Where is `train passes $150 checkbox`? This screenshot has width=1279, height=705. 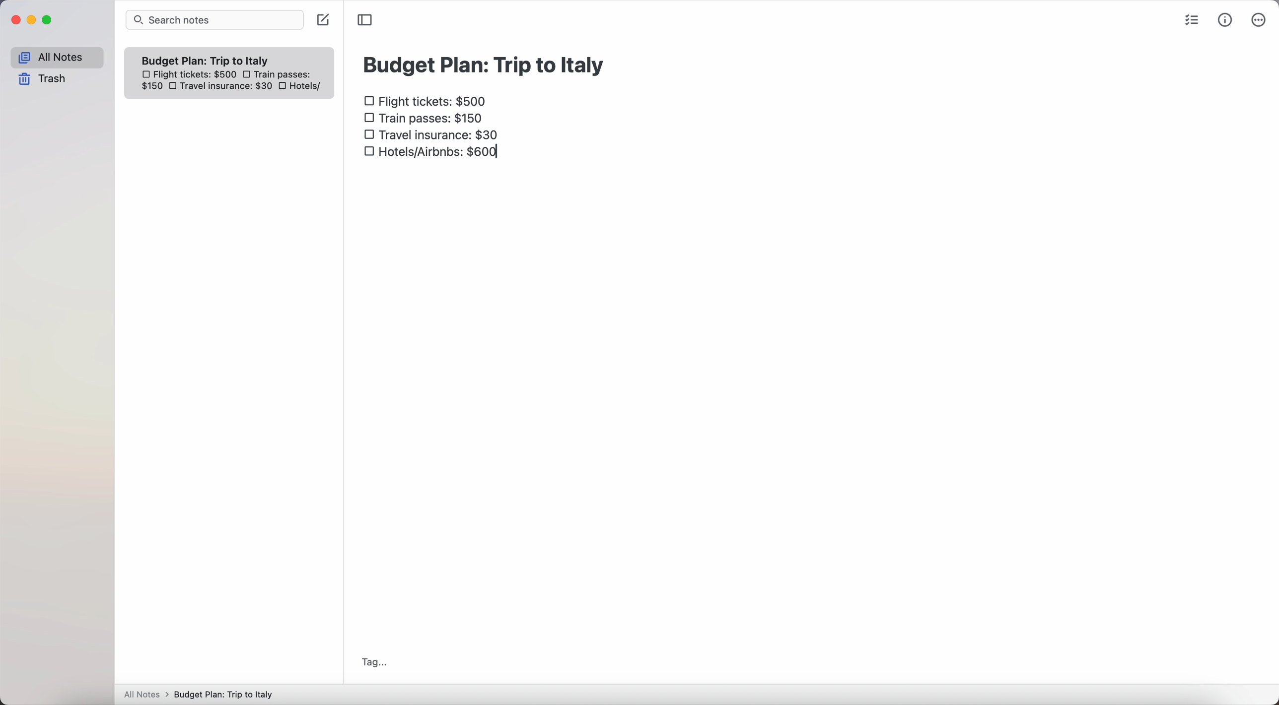
train passes $150 checkbox is located at coordinates (425, 121).